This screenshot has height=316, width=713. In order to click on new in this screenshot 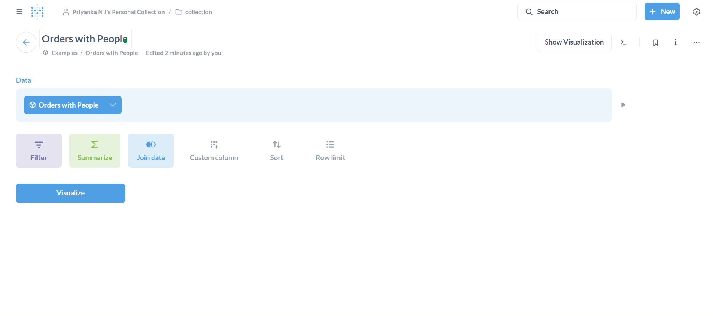, I will do `click(663, 12)`.